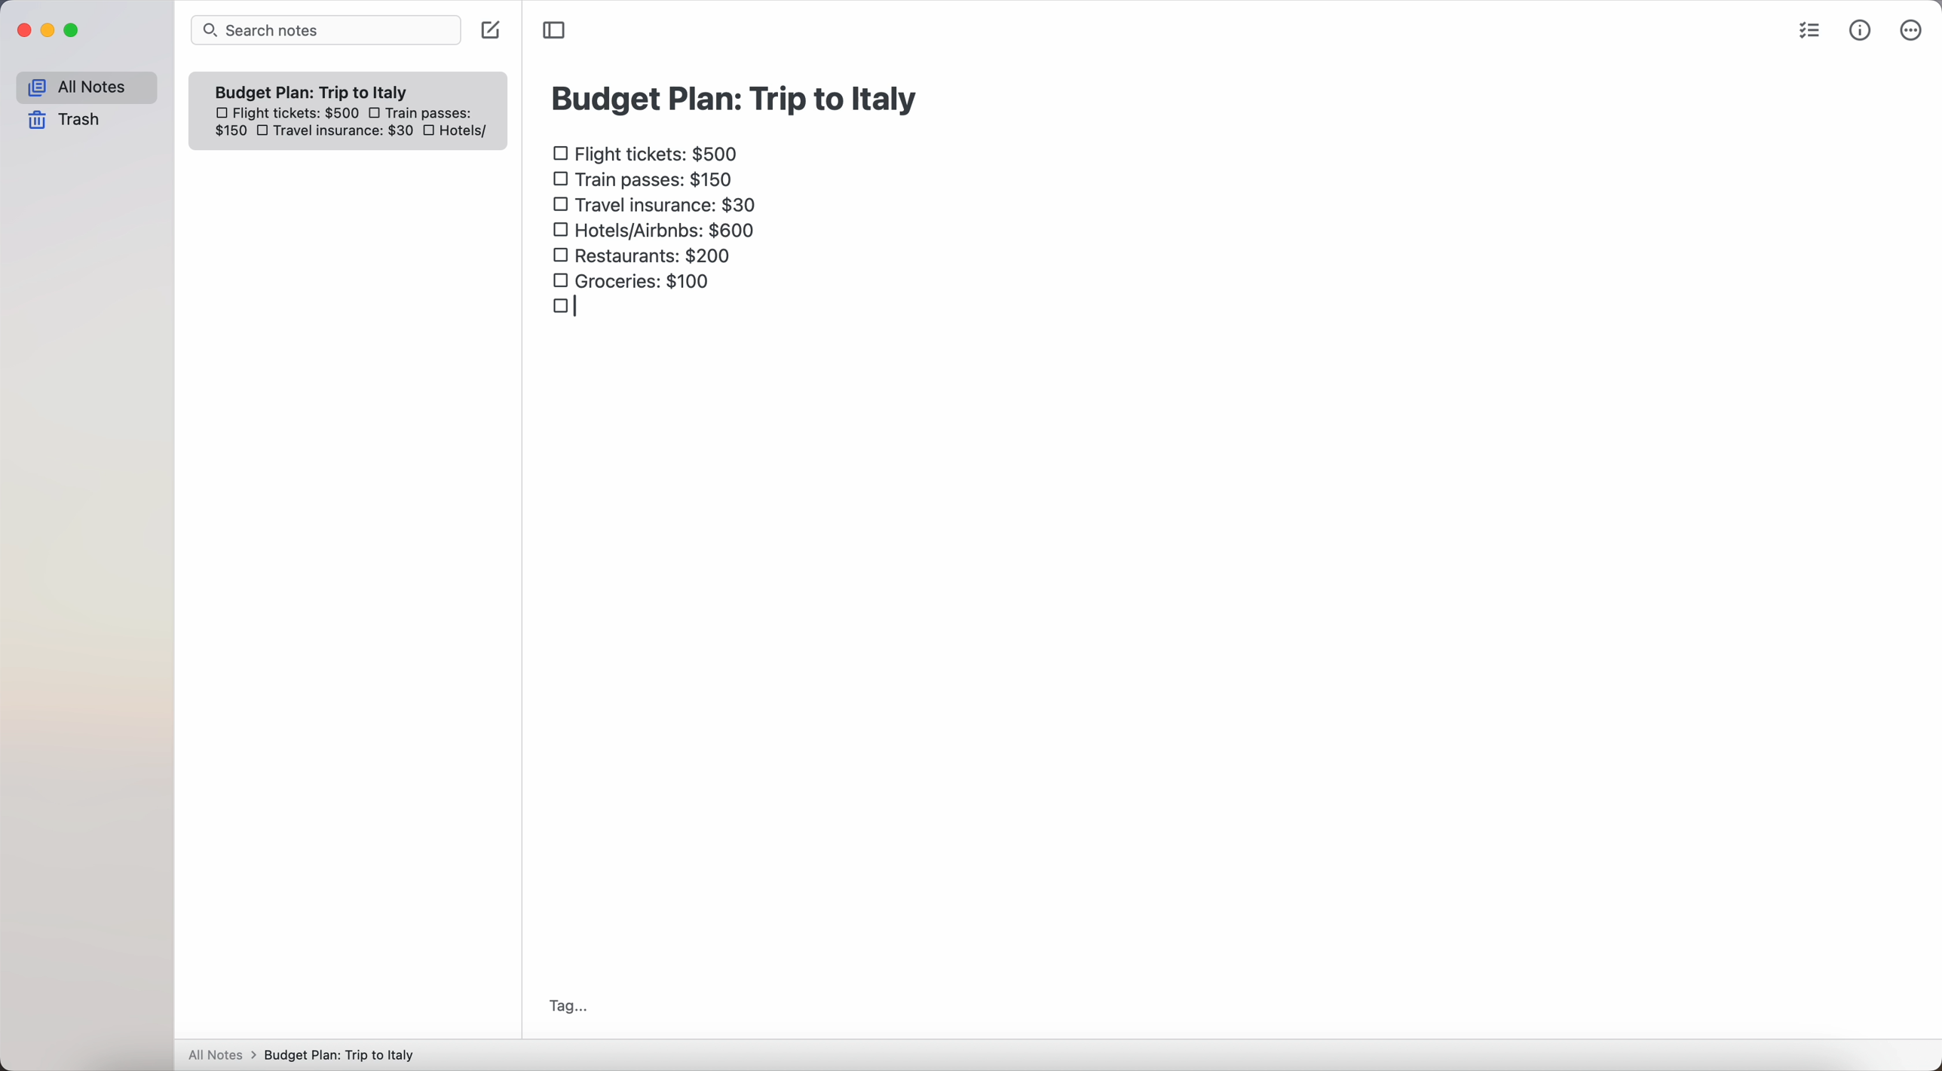  I want to click on check list, so click(1814, 32).